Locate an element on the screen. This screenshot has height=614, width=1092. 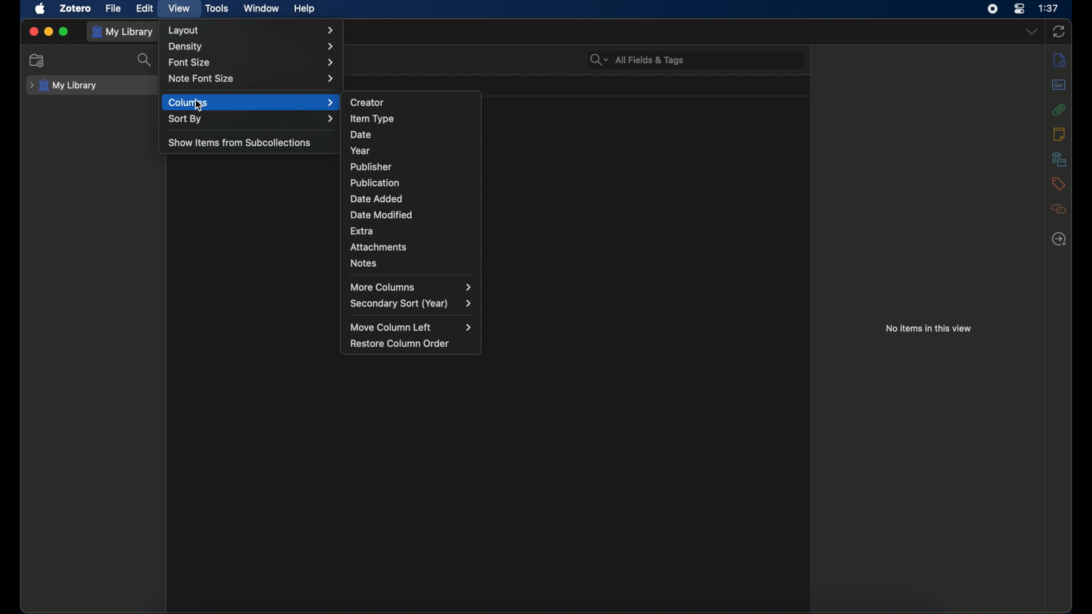
dropdown is located at coordinates (1031, 31).